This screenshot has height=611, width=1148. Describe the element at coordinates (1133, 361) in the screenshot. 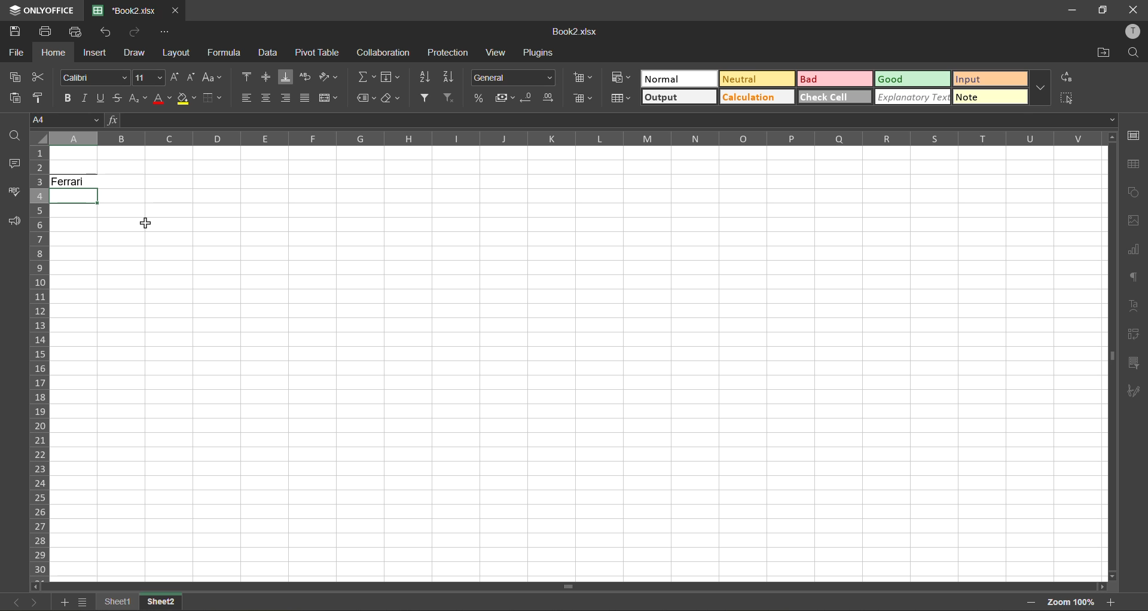

I see `slicer` at that location.